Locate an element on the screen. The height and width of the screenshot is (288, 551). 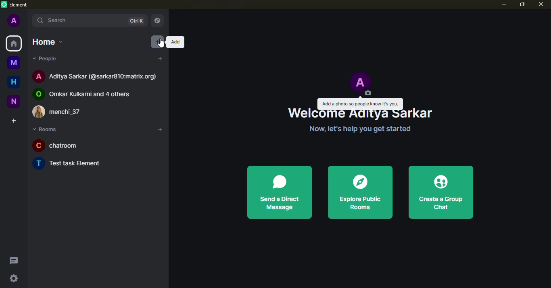
Aditya Sarkar (@sarkar810:matrix.org) is located at coordinates (94, 76).